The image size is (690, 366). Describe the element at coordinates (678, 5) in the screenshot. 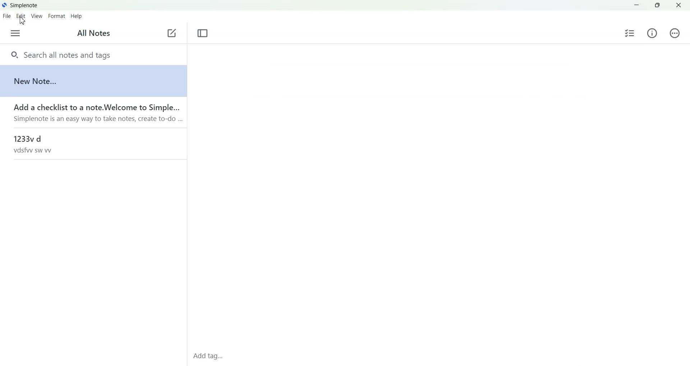

I see `Close` at that location.